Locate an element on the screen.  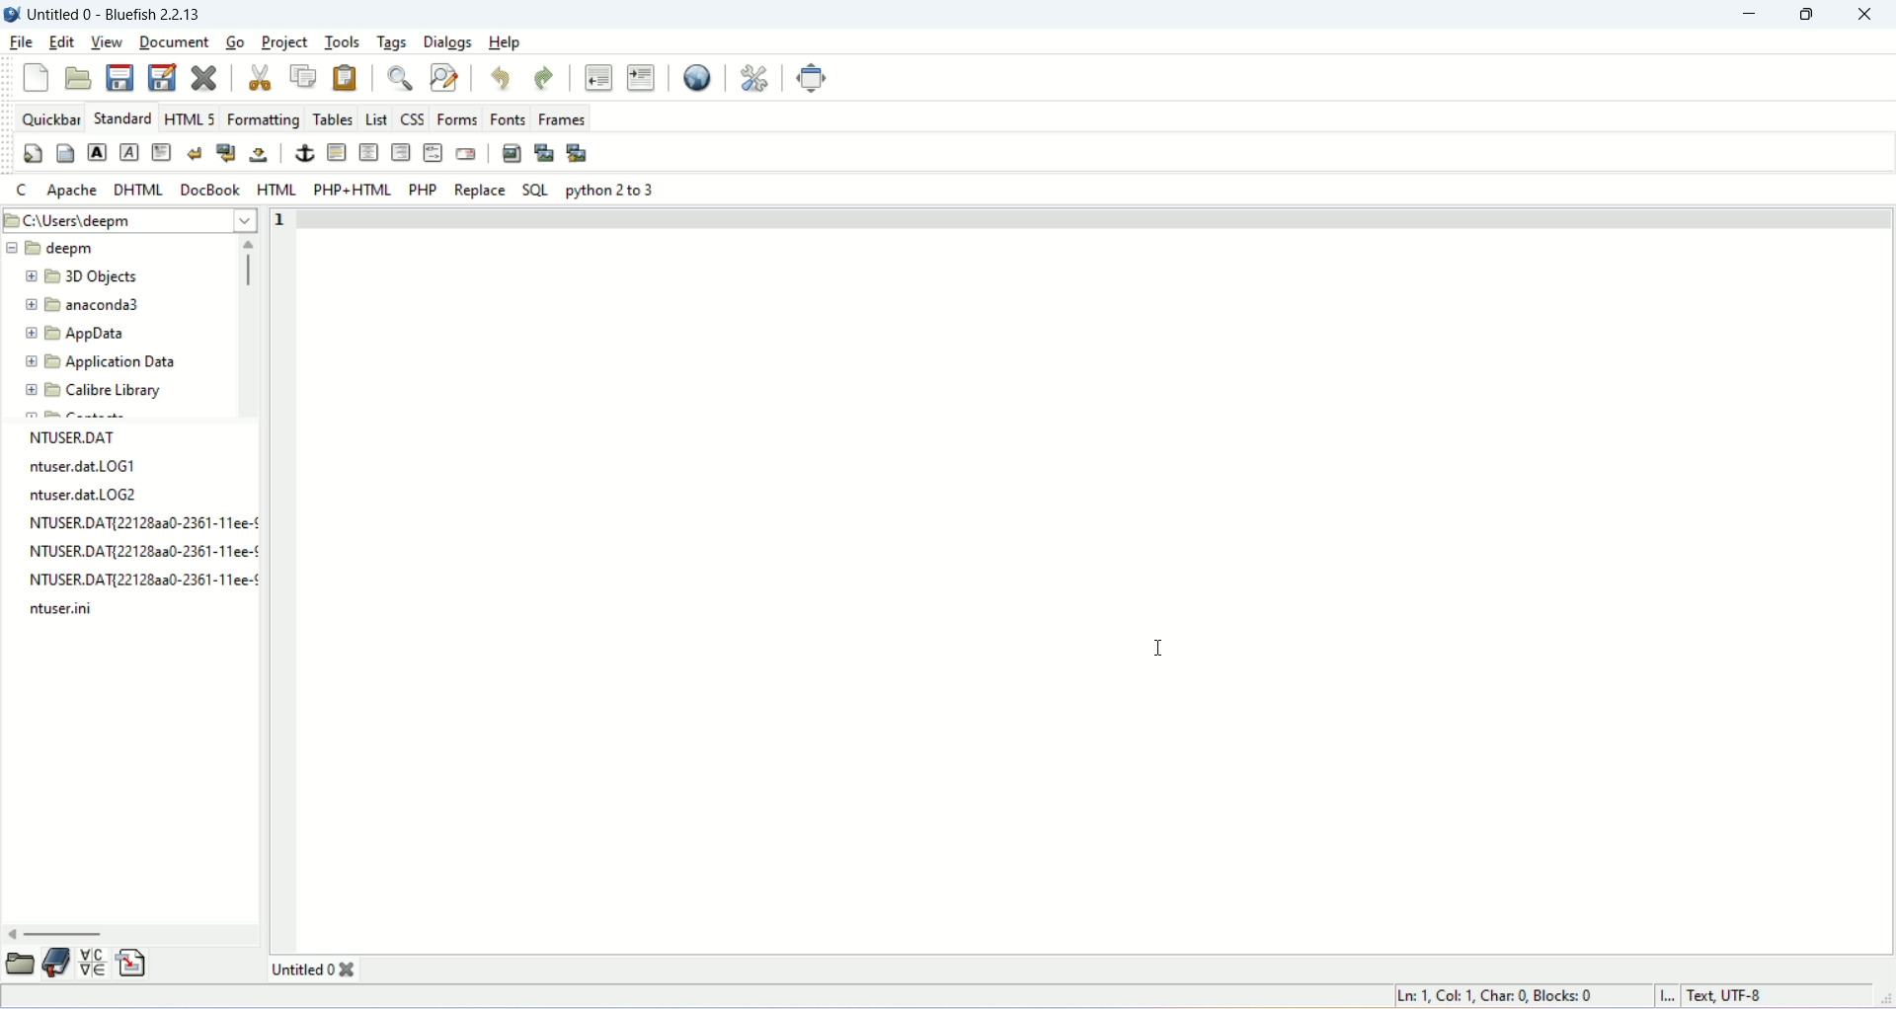
break is located at coordinates (191, 153).